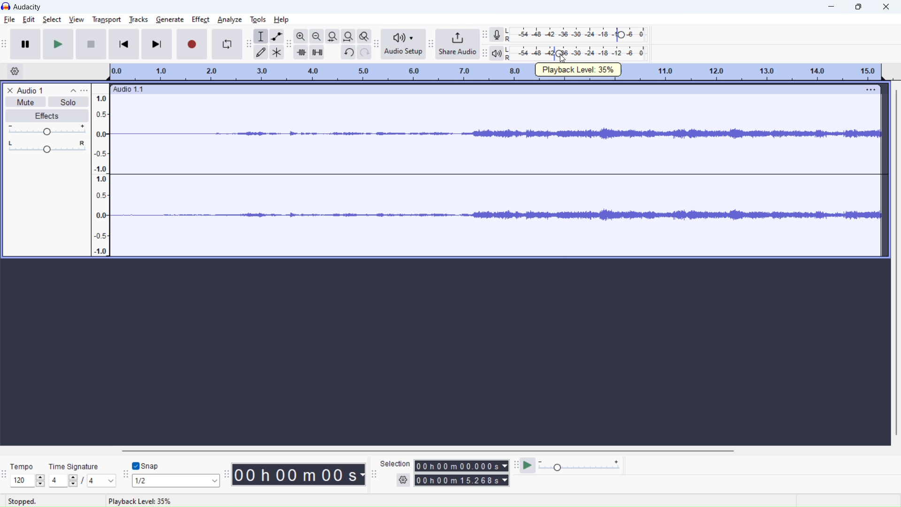 Image resolution: width=901 pixels, height=507 pixels. I want to click on generate, so click(170, 19).